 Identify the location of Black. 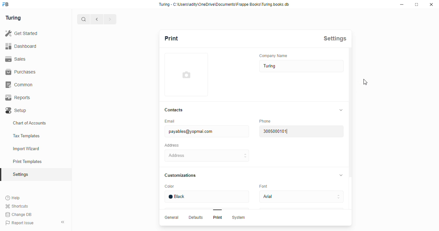
(205, 196).